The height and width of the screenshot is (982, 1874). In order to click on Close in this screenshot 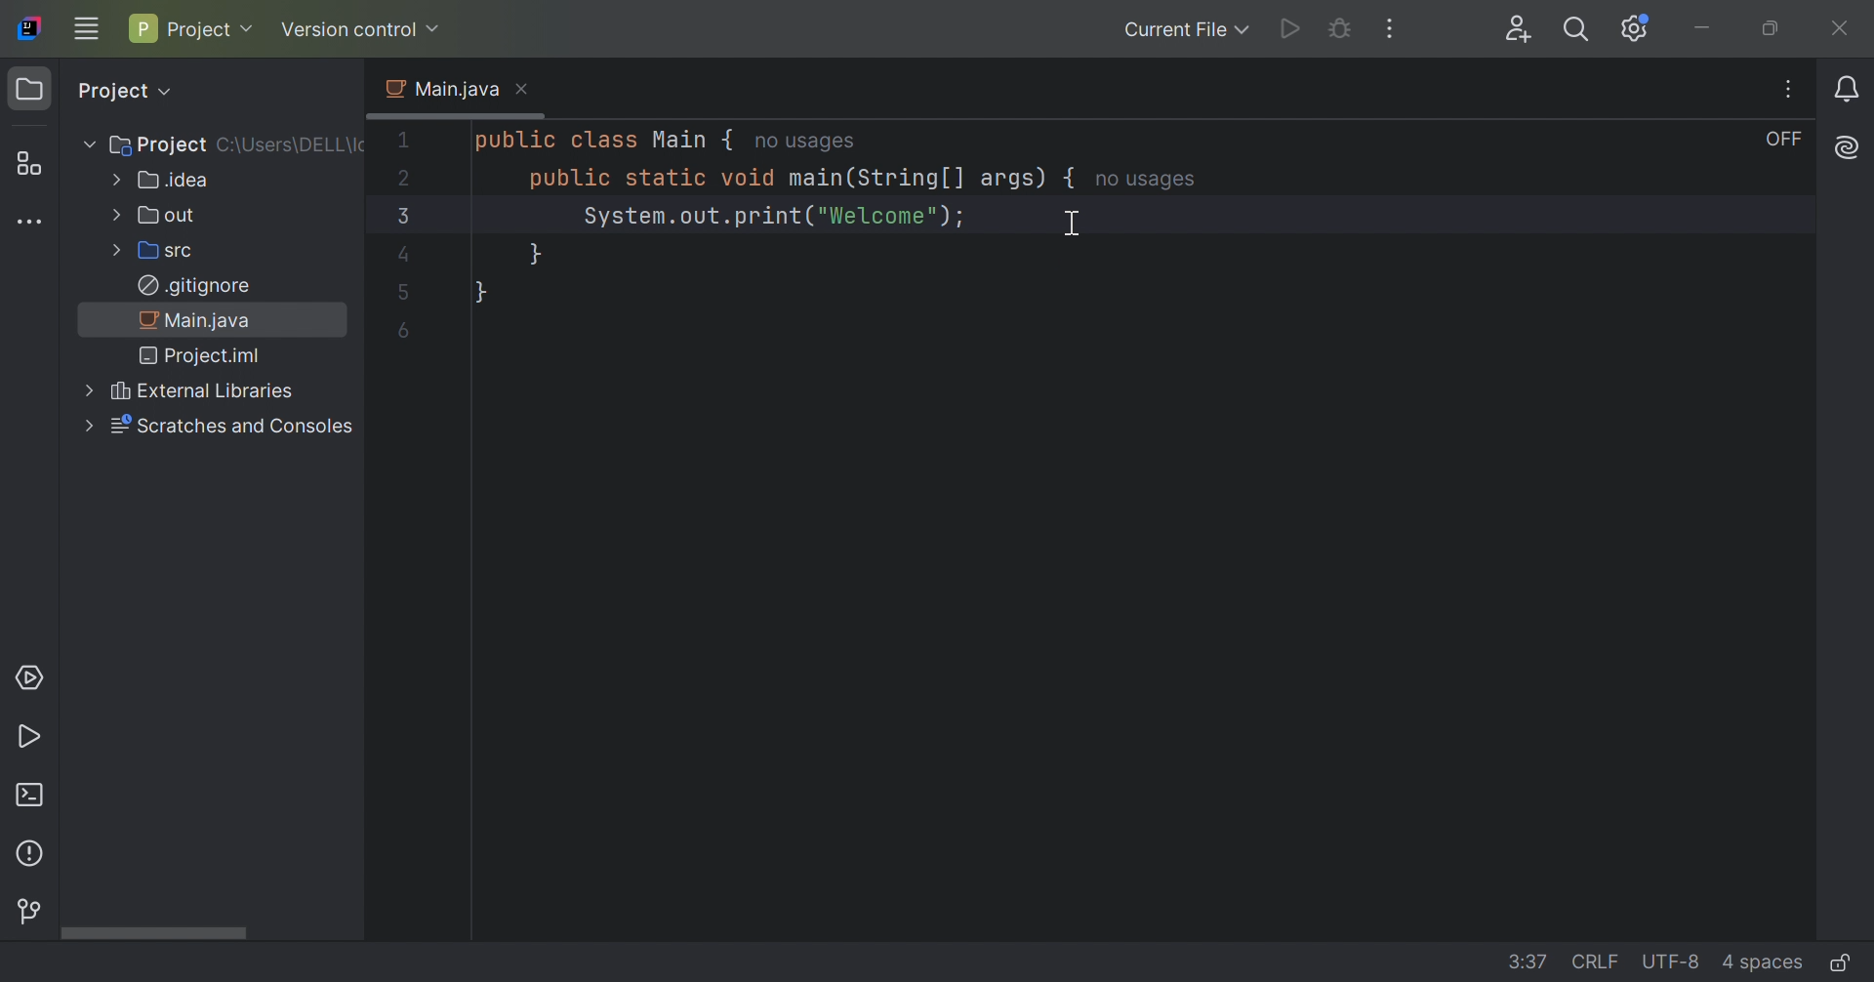, I will do `click(524, 89)`.